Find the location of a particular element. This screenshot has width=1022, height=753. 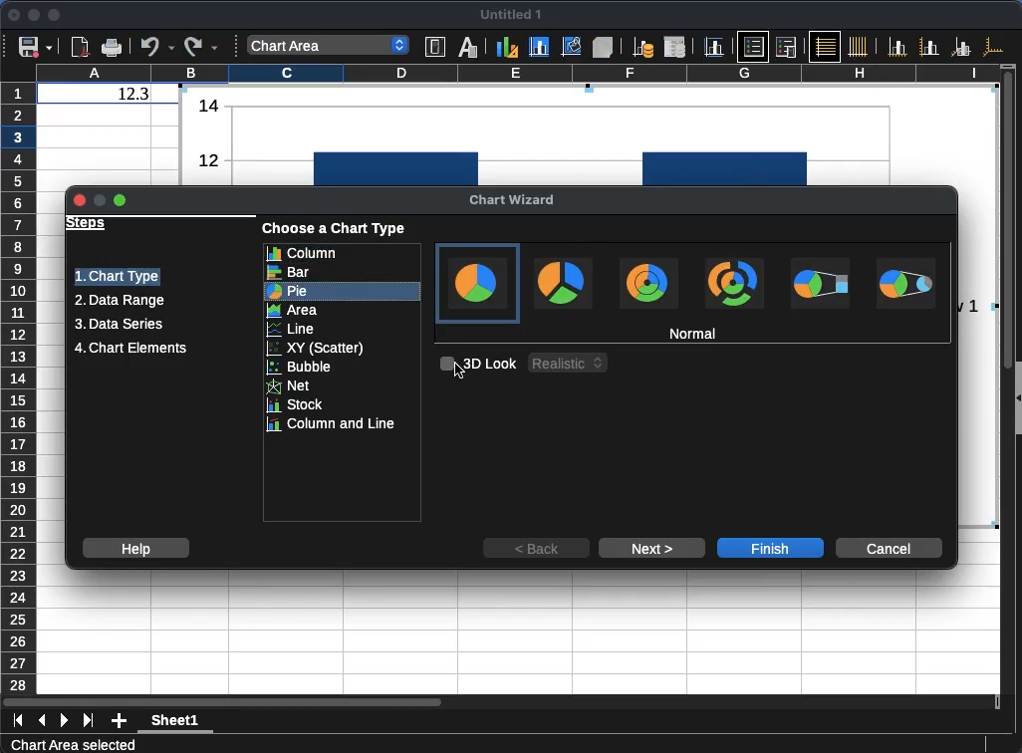

X axis is located at coordinates (897, 47).